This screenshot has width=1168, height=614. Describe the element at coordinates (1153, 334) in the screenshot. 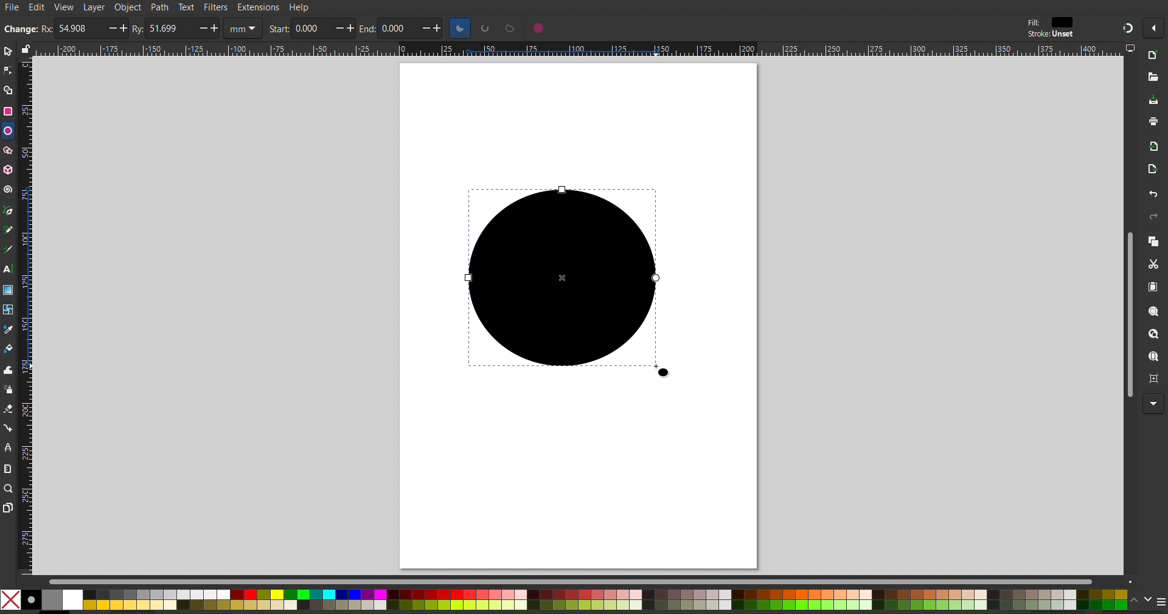

I see `Zoom Drawing` at that location.